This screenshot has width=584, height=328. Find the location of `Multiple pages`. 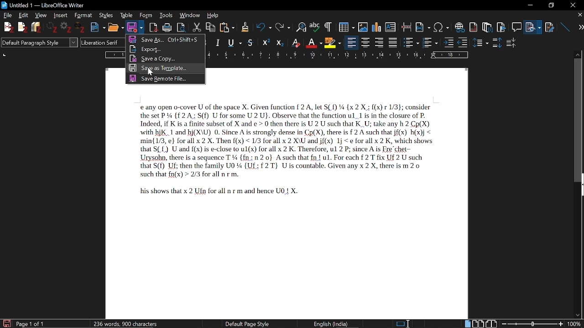

Multiple pages is located at coordinates (480, 323).